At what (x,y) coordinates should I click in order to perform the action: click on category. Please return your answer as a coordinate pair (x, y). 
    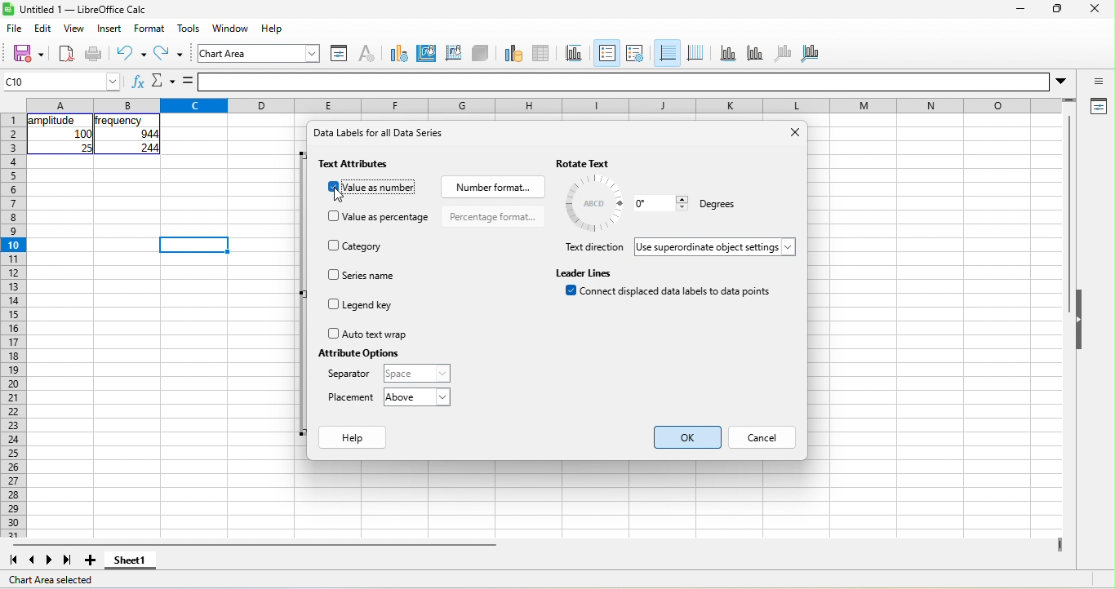
    Looking at the image, I should click on (360, 245).